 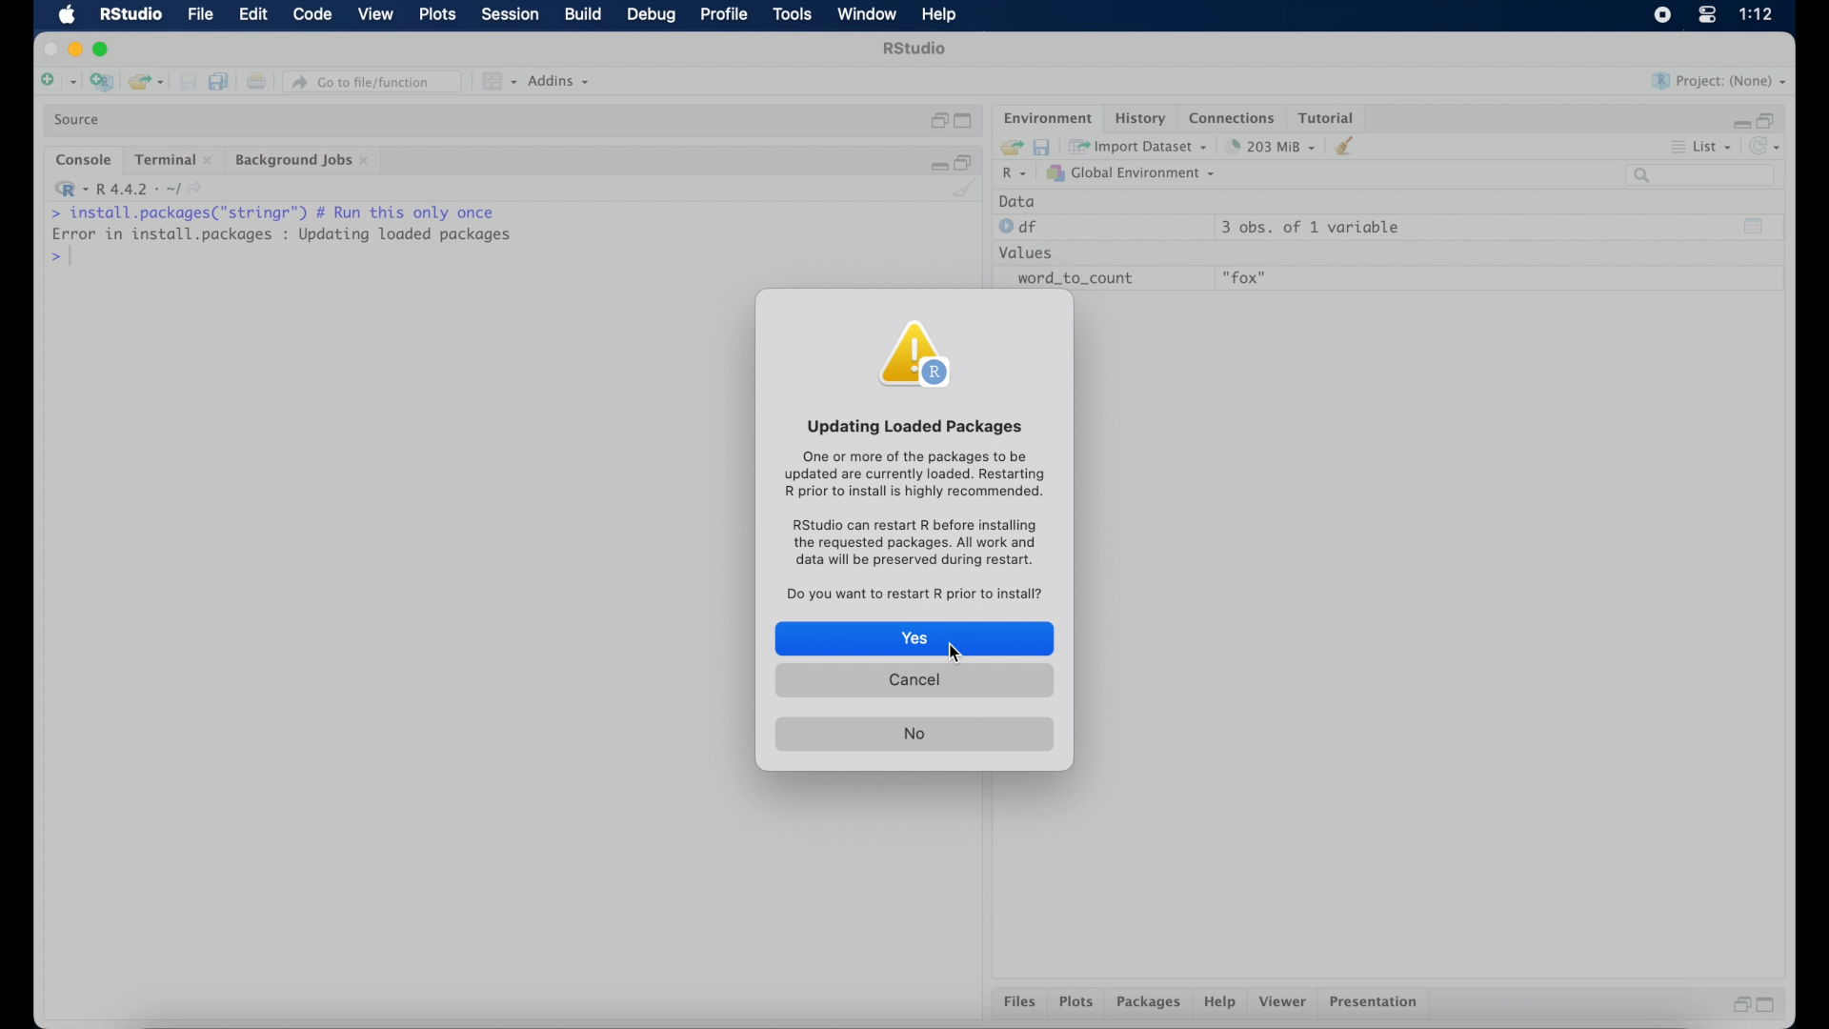 What do you see at coordinates (48, 50) in the screenshot?
I see `close` at bounding box center [48, 50].